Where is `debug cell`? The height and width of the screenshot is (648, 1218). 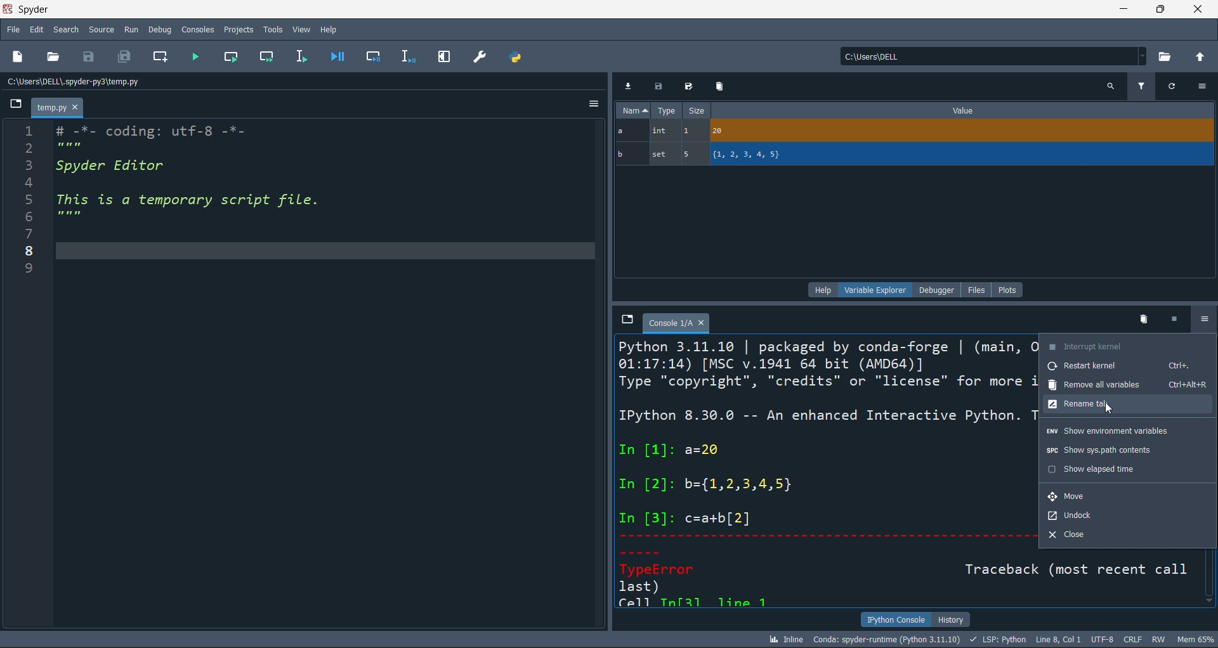 debug cell is located at coordinates (367, 56).